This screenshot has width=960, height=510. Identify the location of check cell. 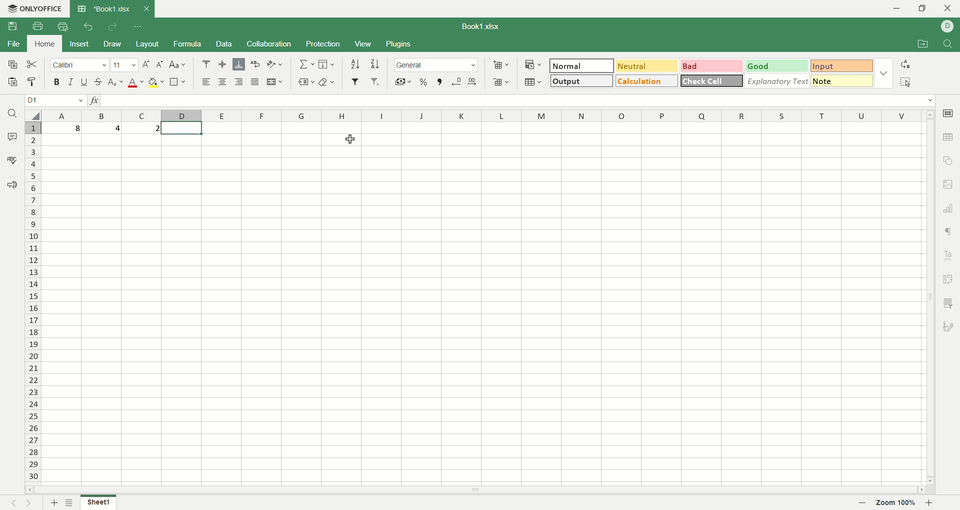
(712, 81).